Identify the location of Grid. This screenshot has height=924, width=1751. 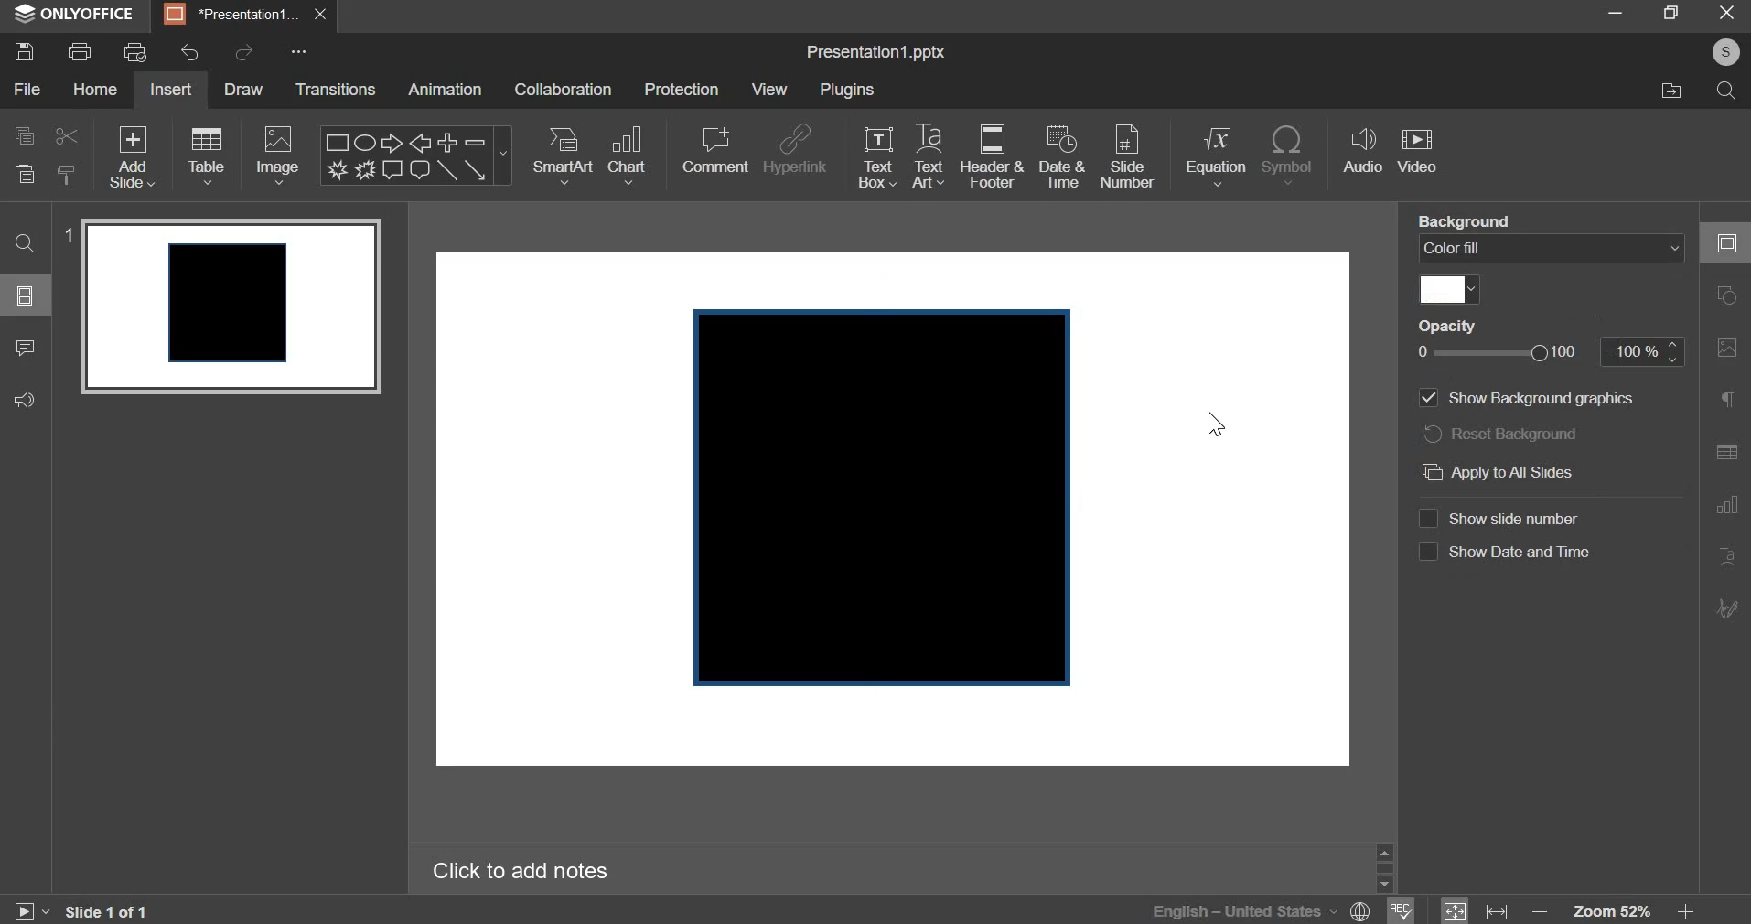
(1727, 454).